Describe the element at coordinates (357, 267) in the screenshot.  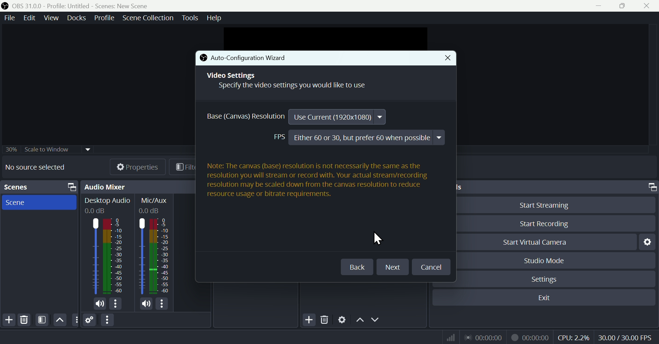
I see `Back` at that location.